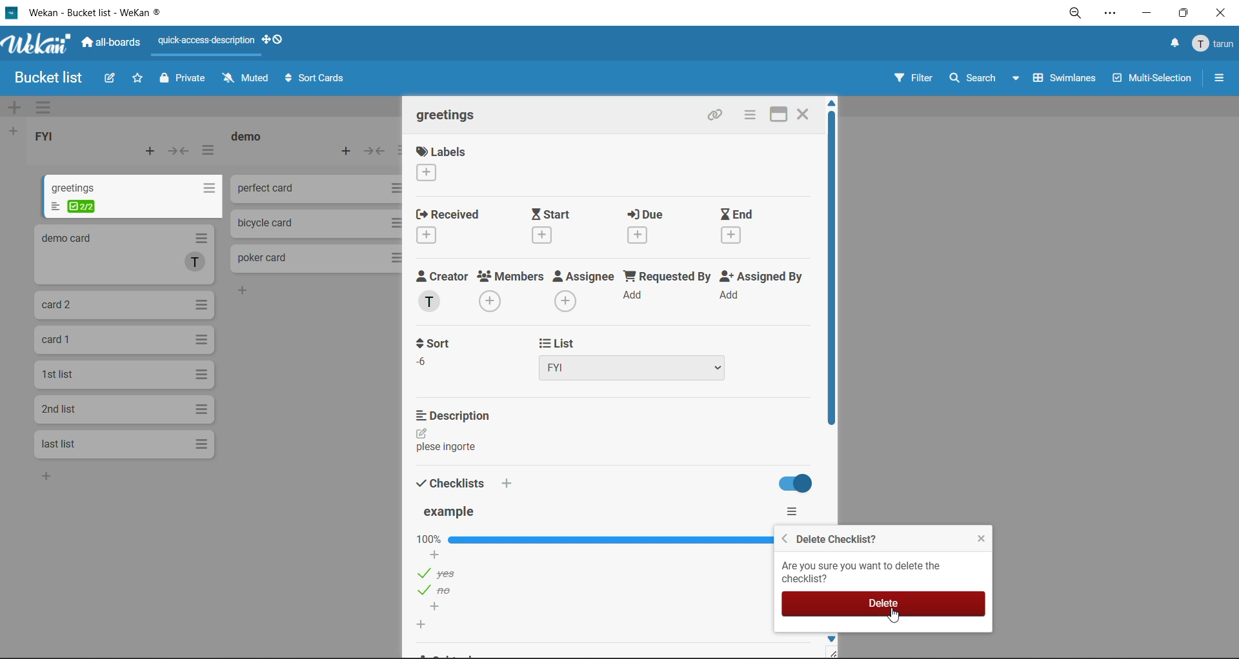  I want to click on sort, so click(431, 351).